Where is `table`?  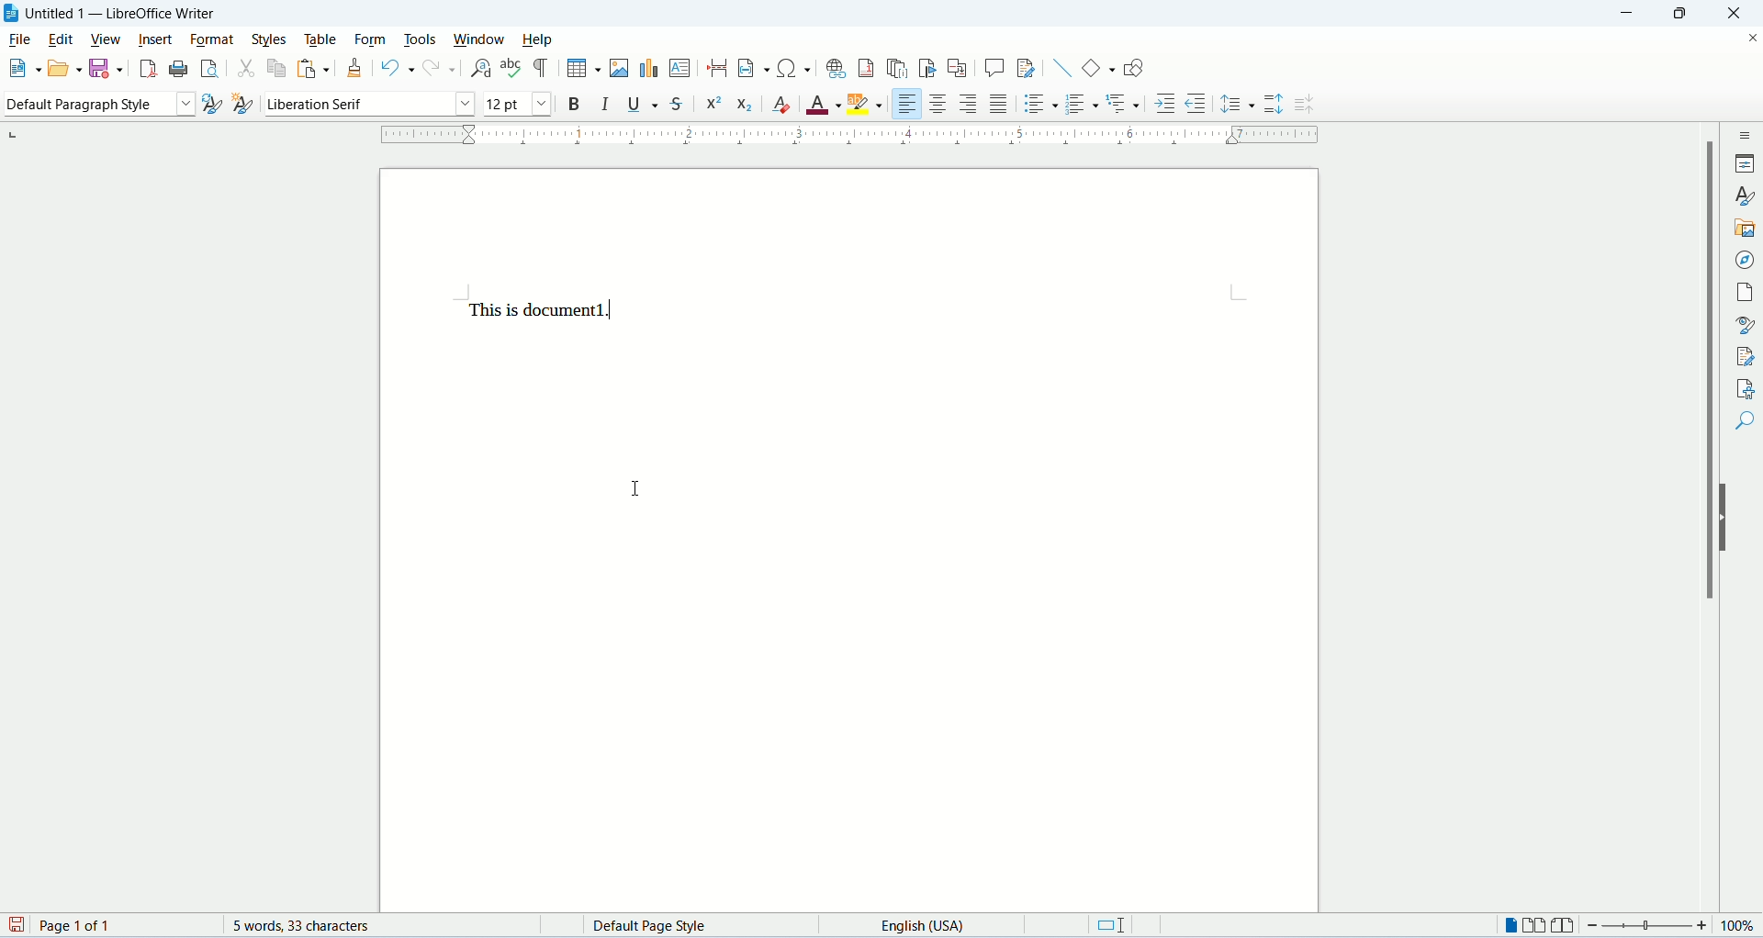
table is located at coordinates (324, 39).